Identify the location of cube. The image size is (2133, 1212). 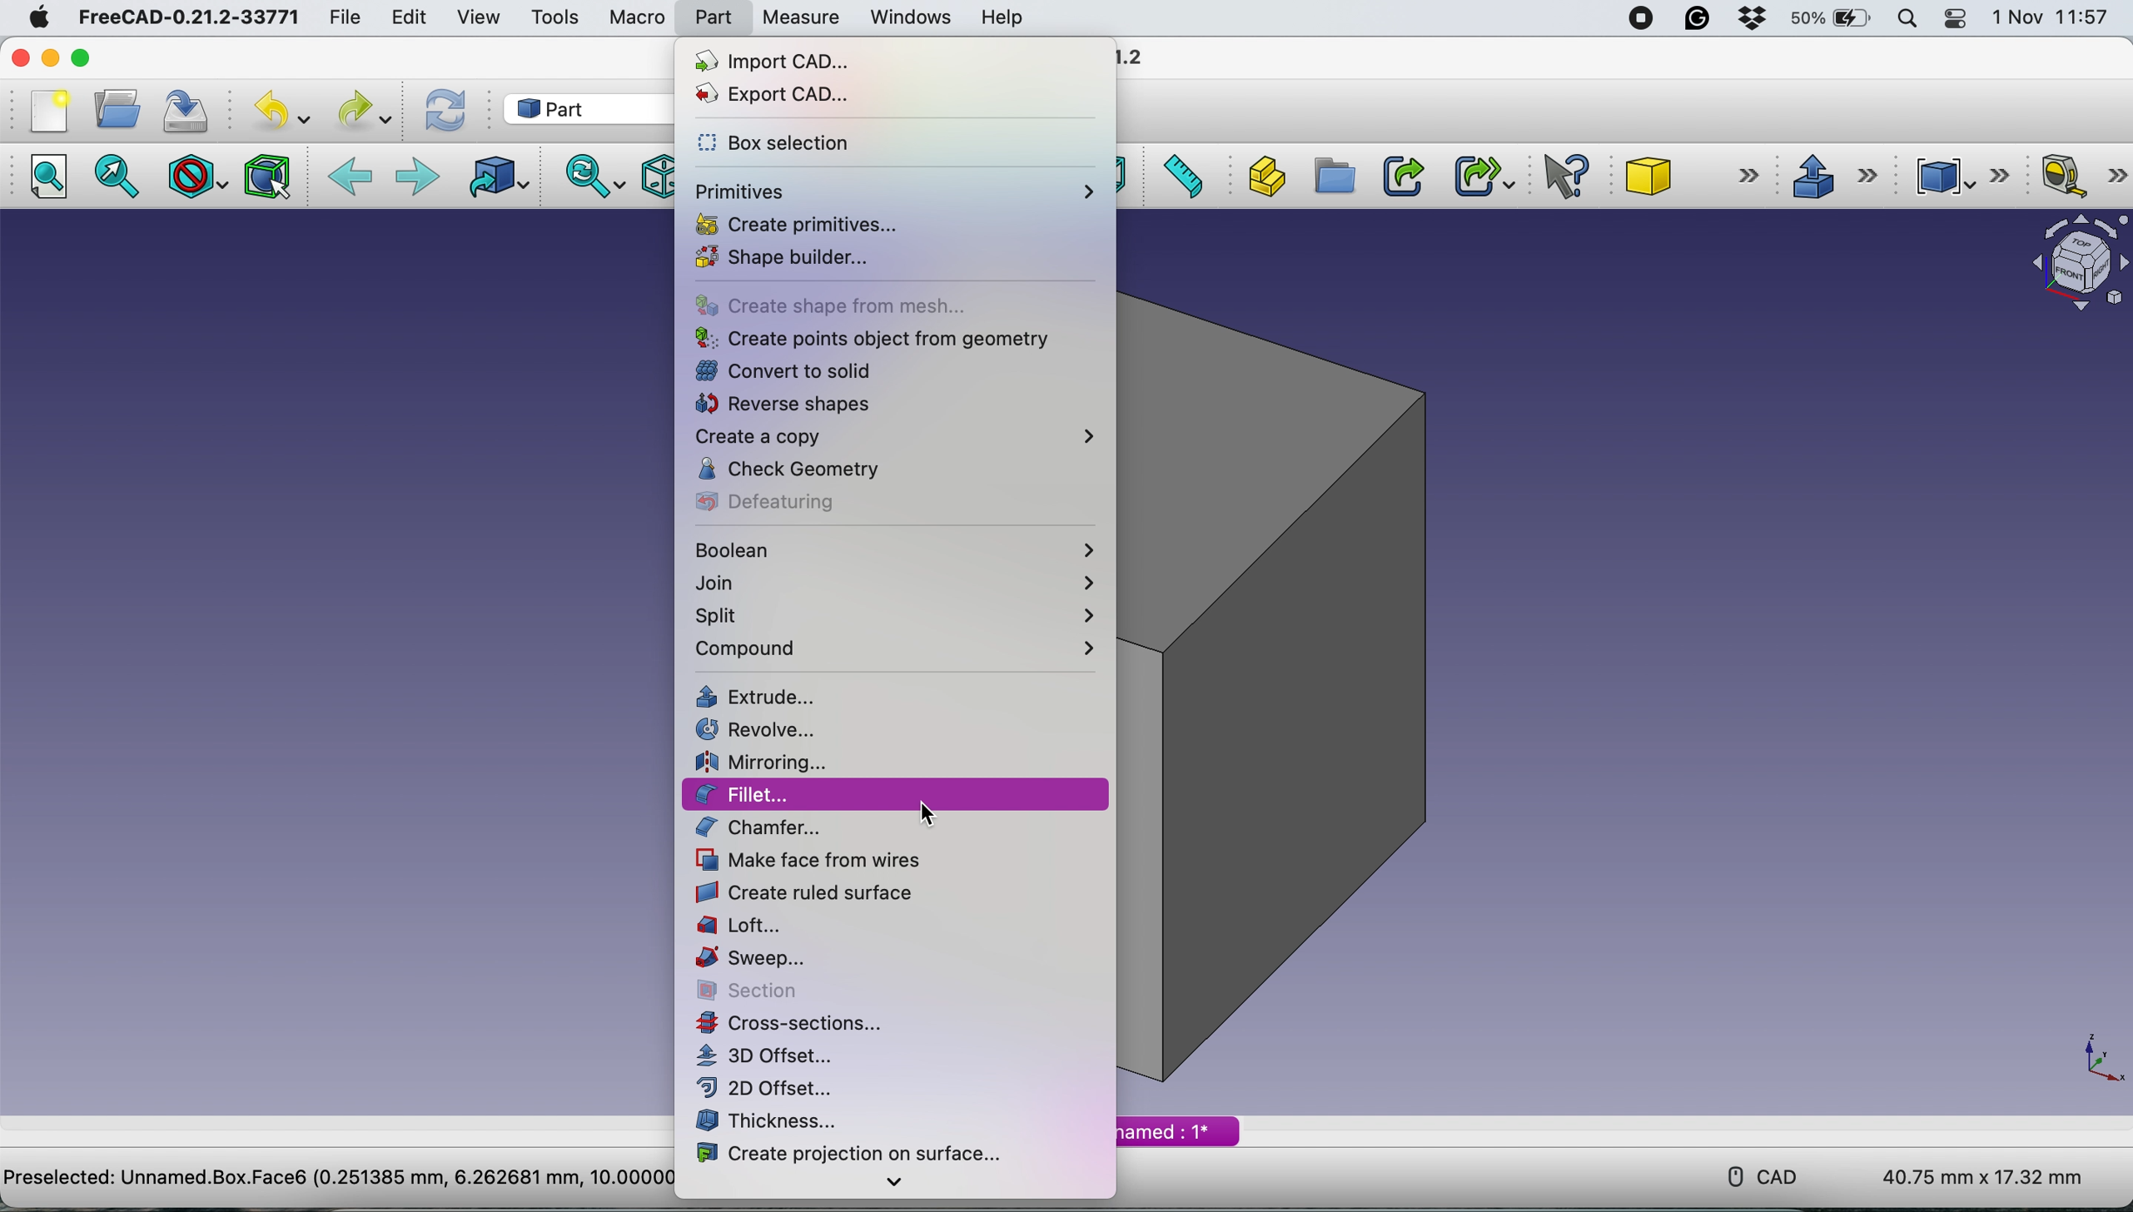
(1691, 175).